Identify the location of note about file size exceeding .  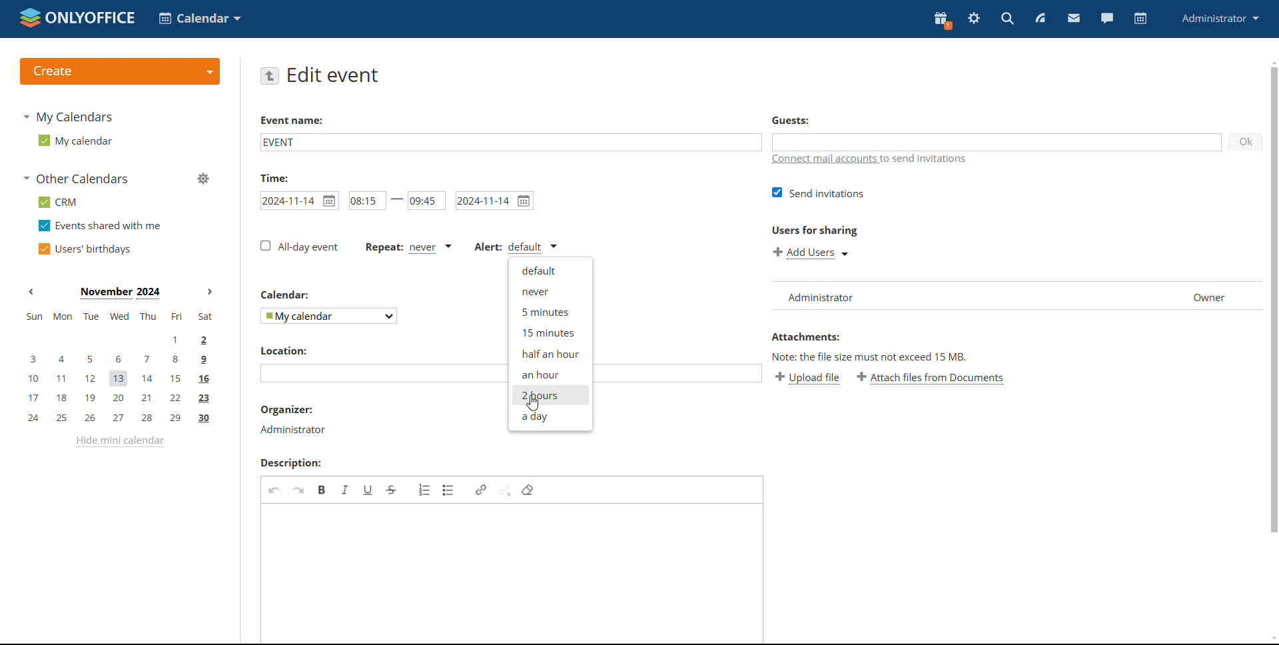
(873, 358).